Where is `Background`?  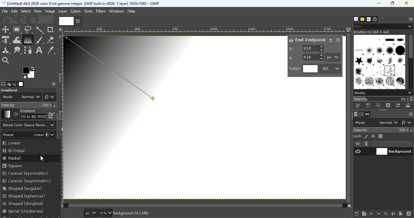 Background is located at coordinates (394, 151).